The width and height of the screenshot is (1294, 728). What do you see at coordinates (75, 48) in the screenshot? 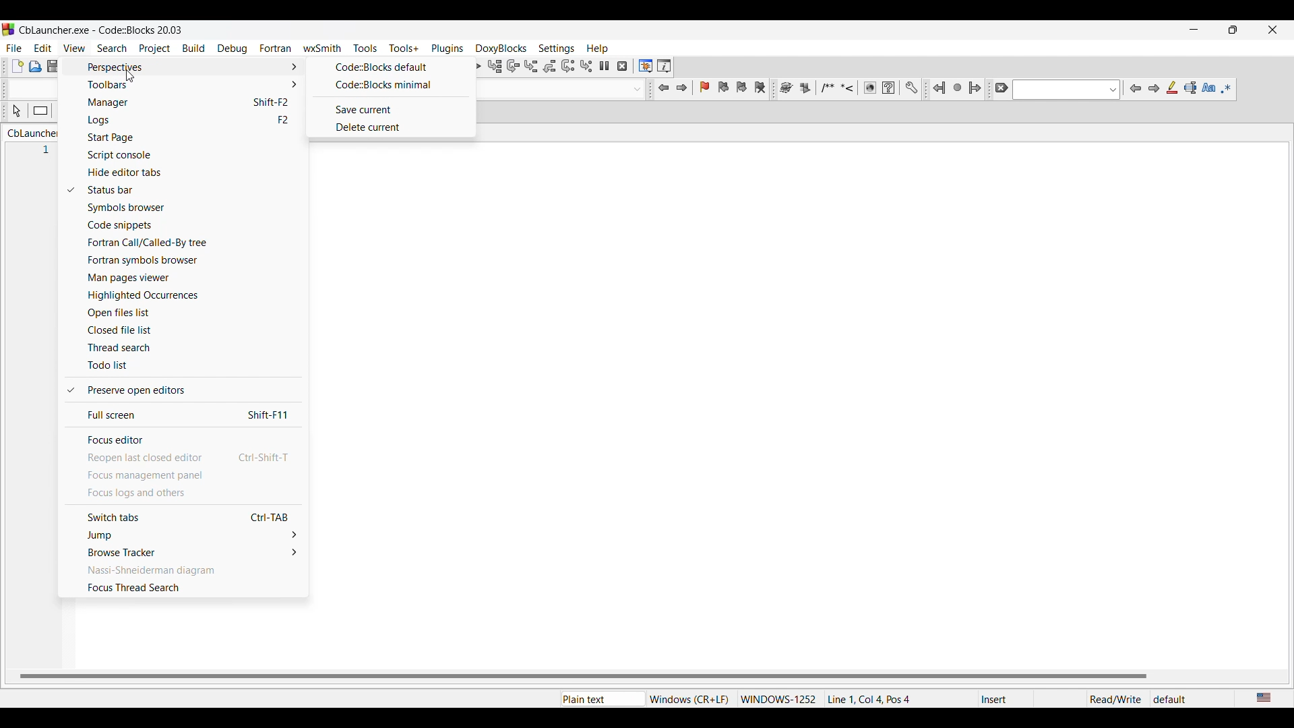
I see `View menu` at bounding box center [75, 48].